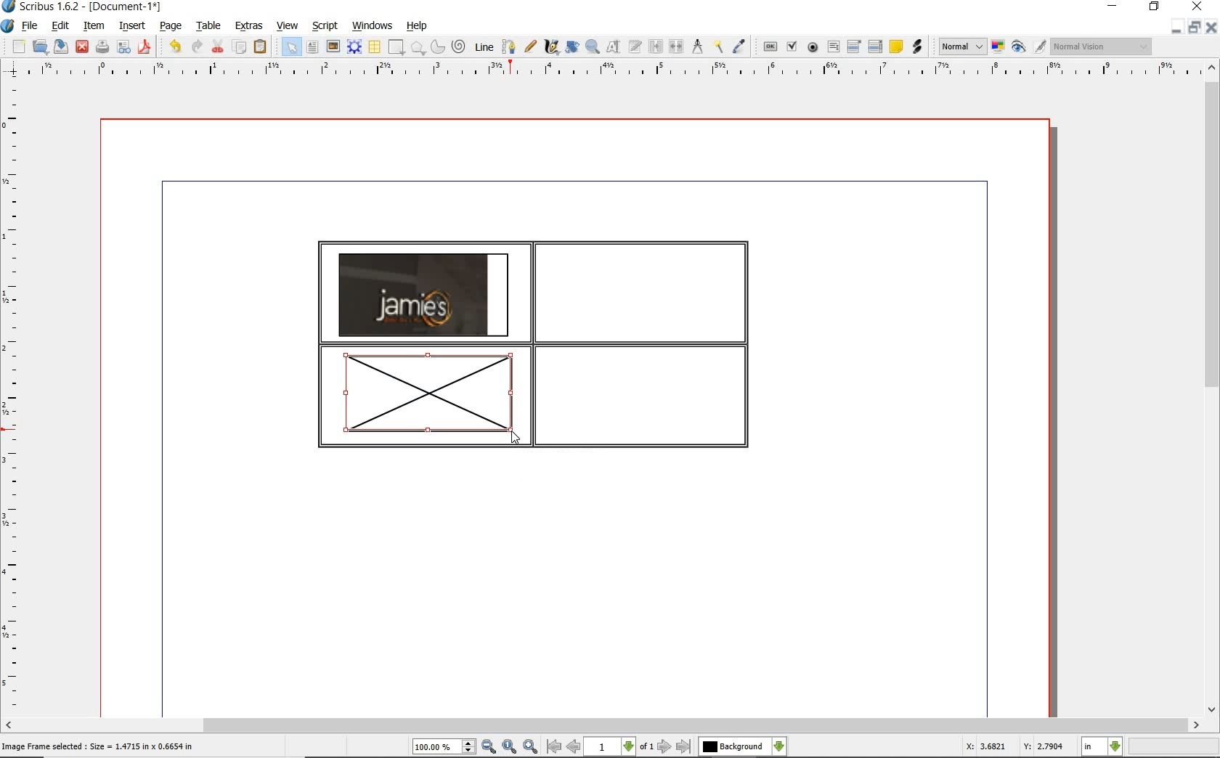 This screenshot has width=1220, height=758. Describe the element at coordinates (508, 46) in the screenshot. I see `bezier curve` at that location.